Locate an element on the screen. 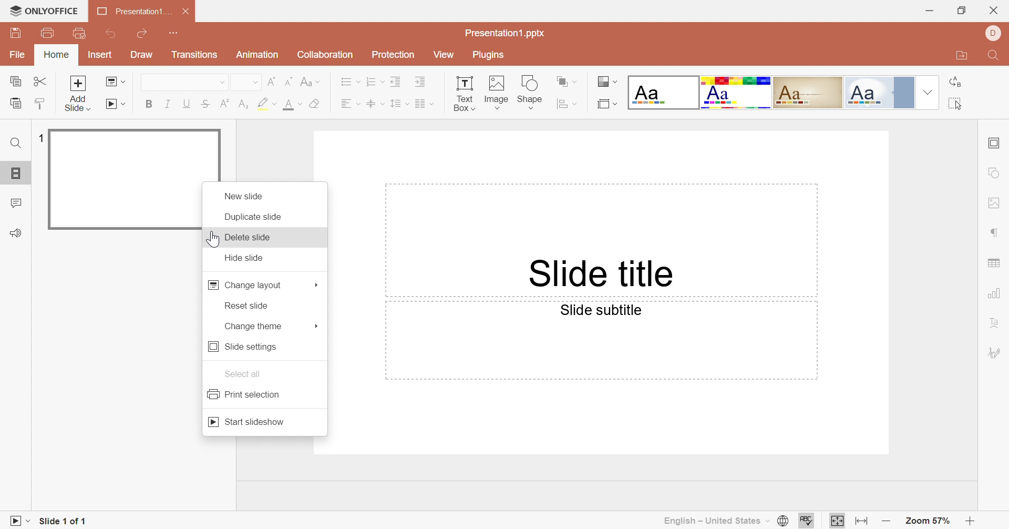  Replace is located at coordinates (954, 83).